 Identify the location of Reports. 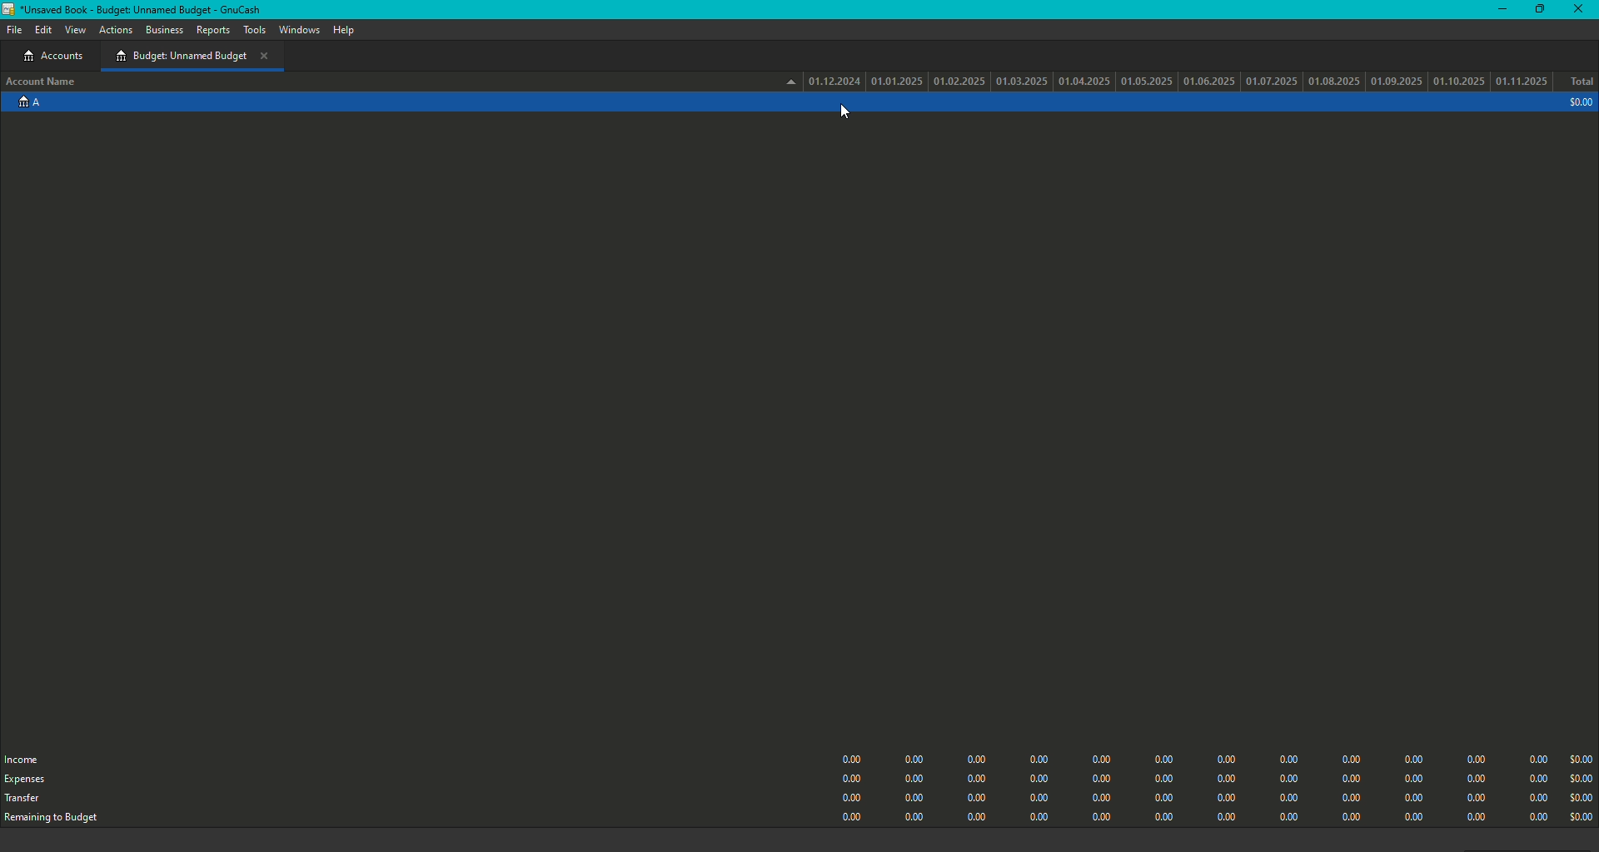
(212, 32).